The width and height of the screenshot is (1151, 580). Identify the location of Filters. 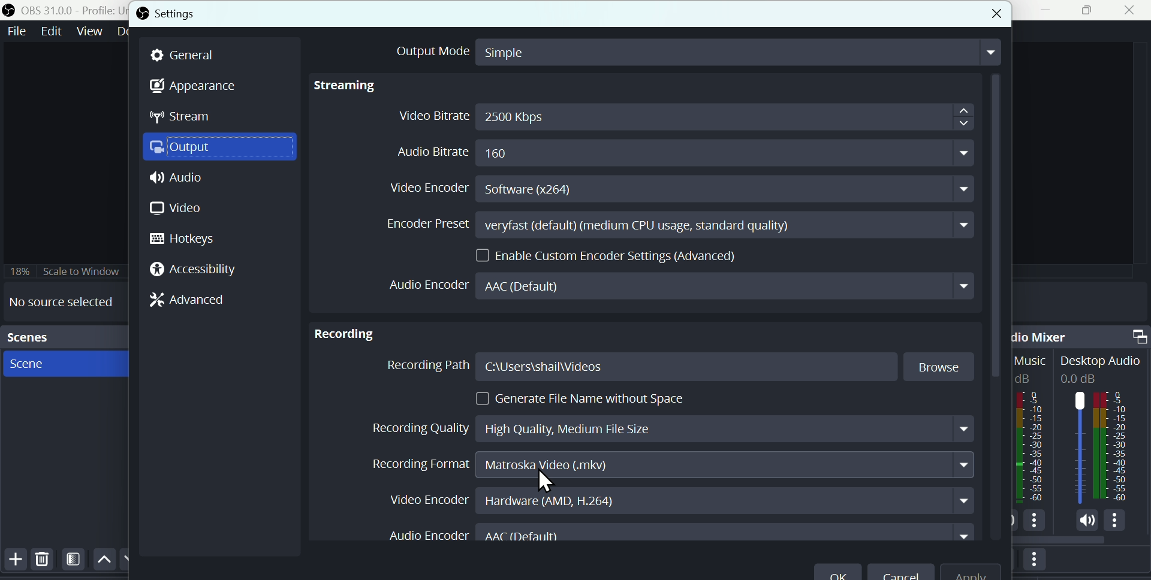
(77, 563).